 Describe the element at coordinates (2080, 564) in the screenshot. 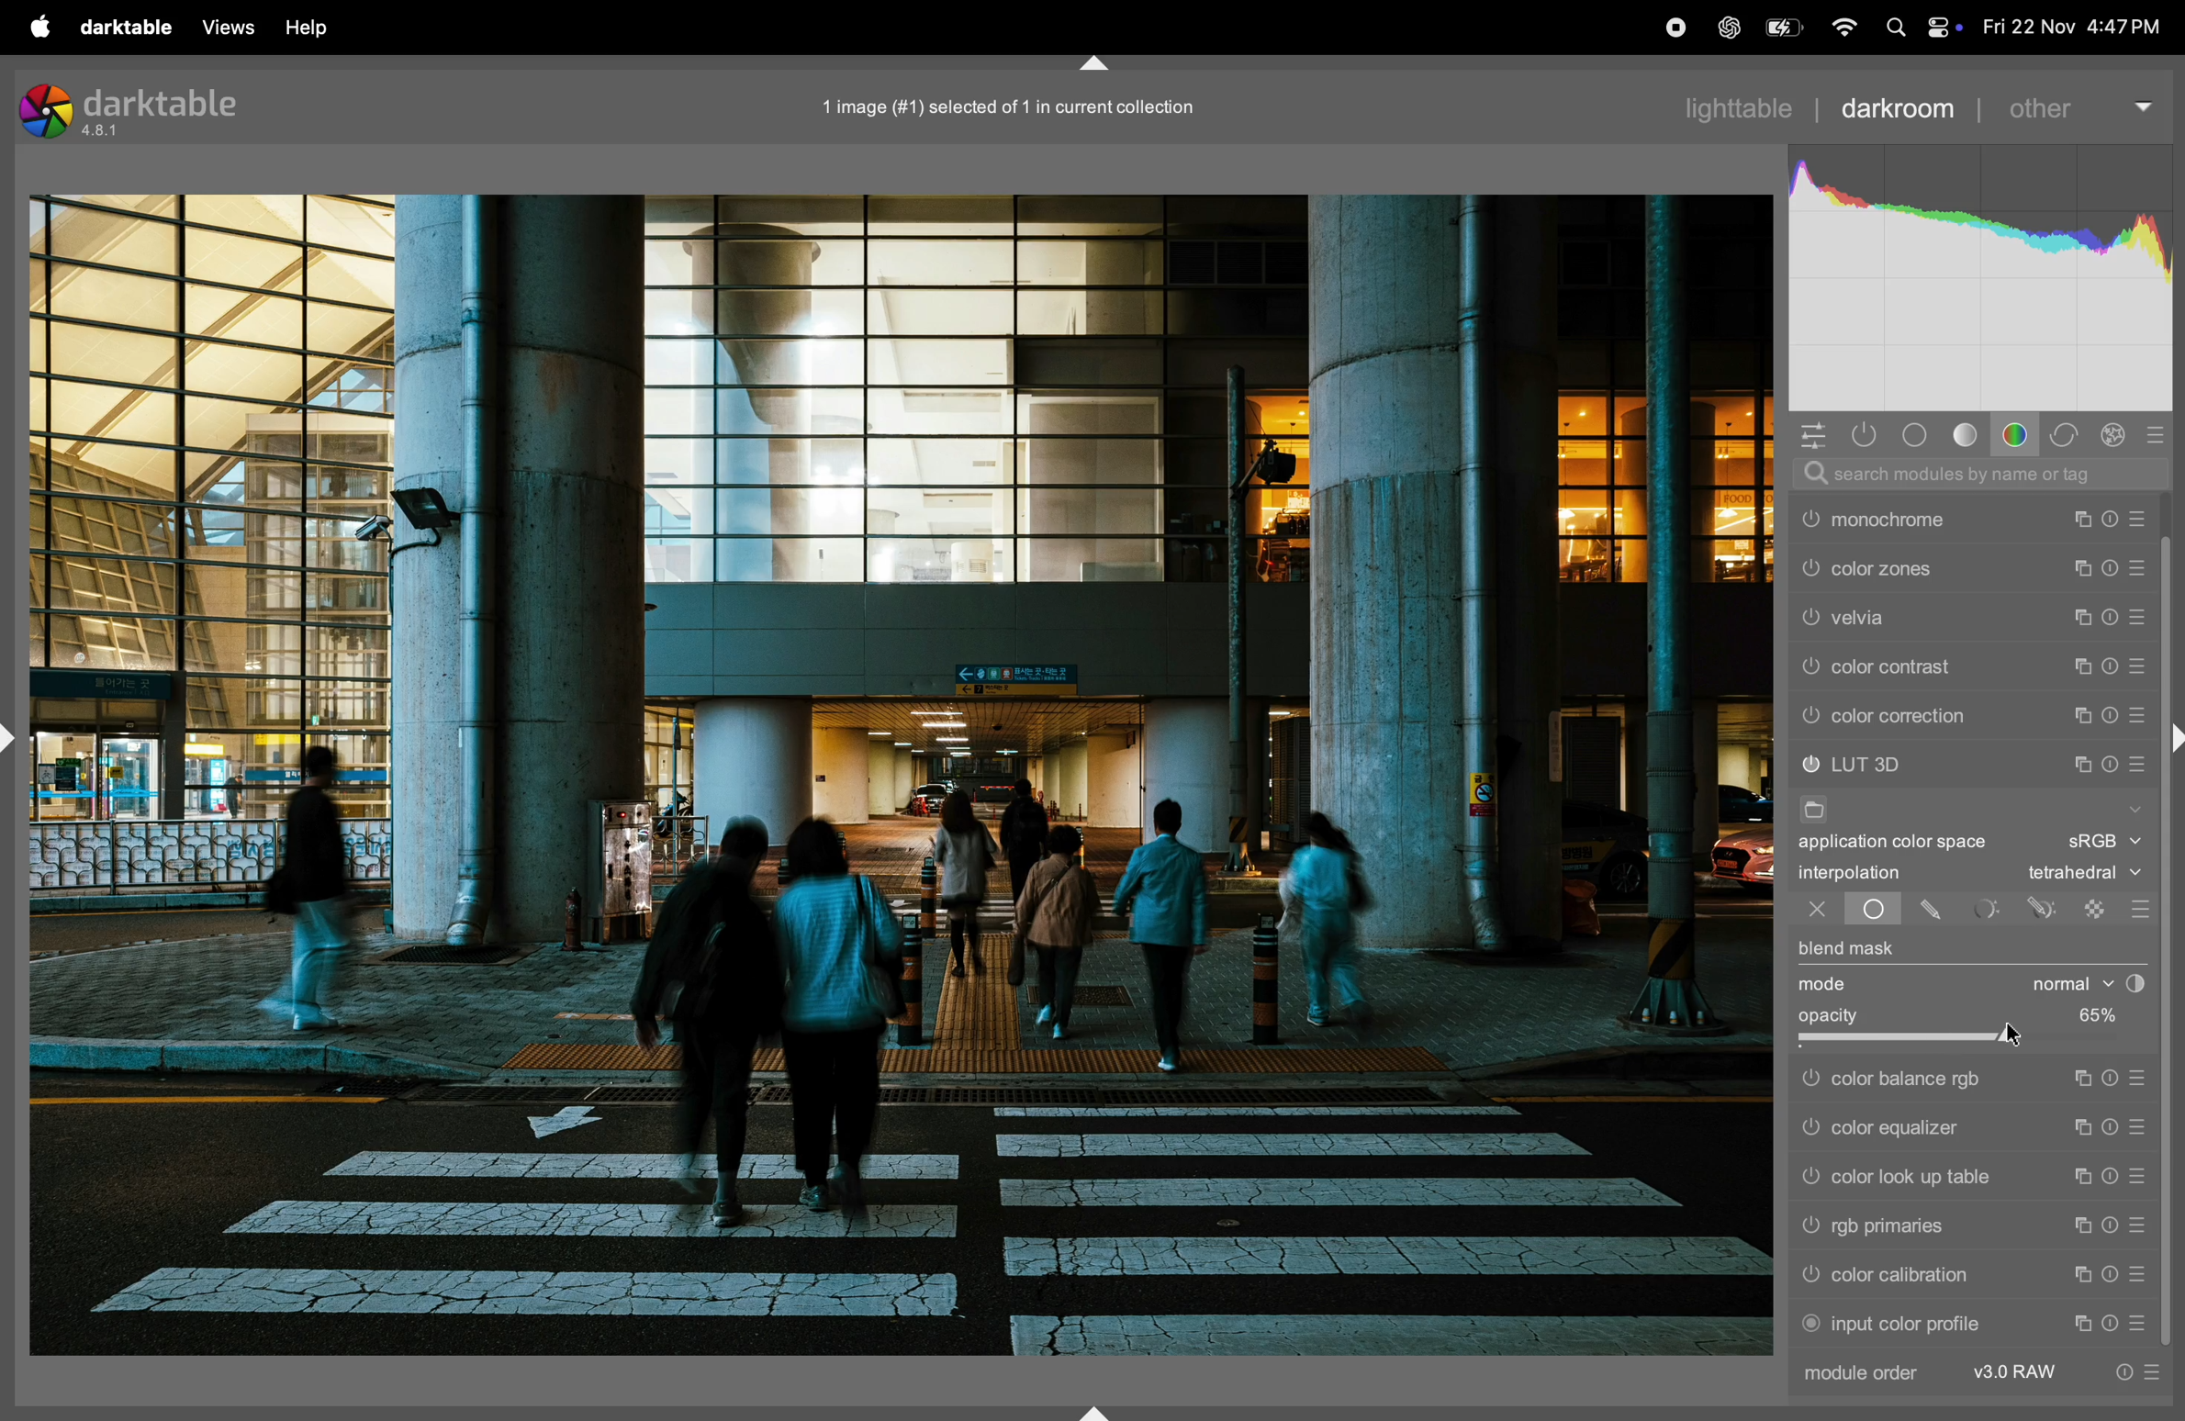

I see `multiple intance actions` at that location.